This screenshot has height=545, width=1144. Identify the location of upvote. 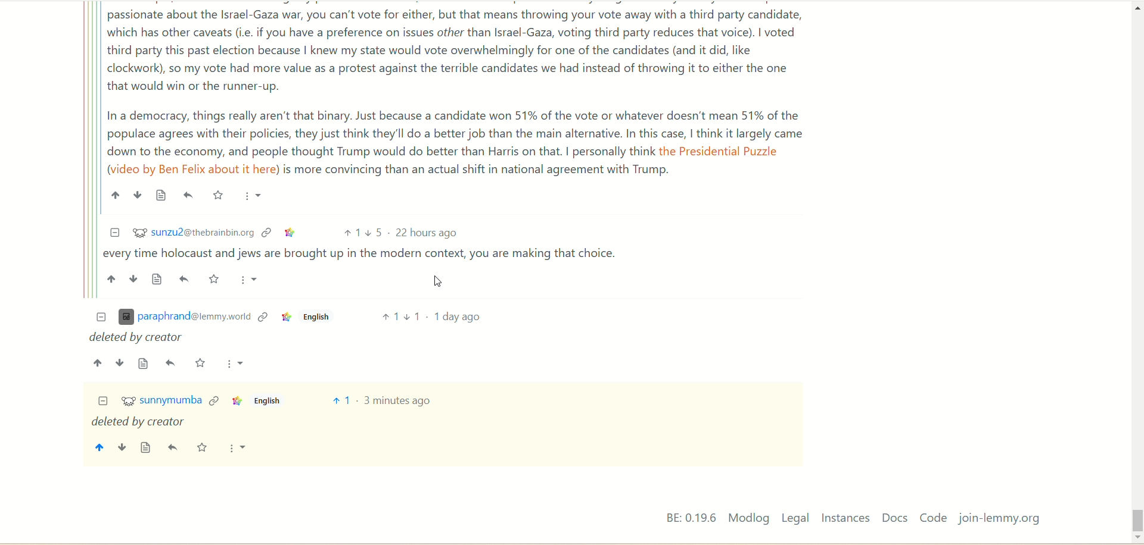
(98, 449).